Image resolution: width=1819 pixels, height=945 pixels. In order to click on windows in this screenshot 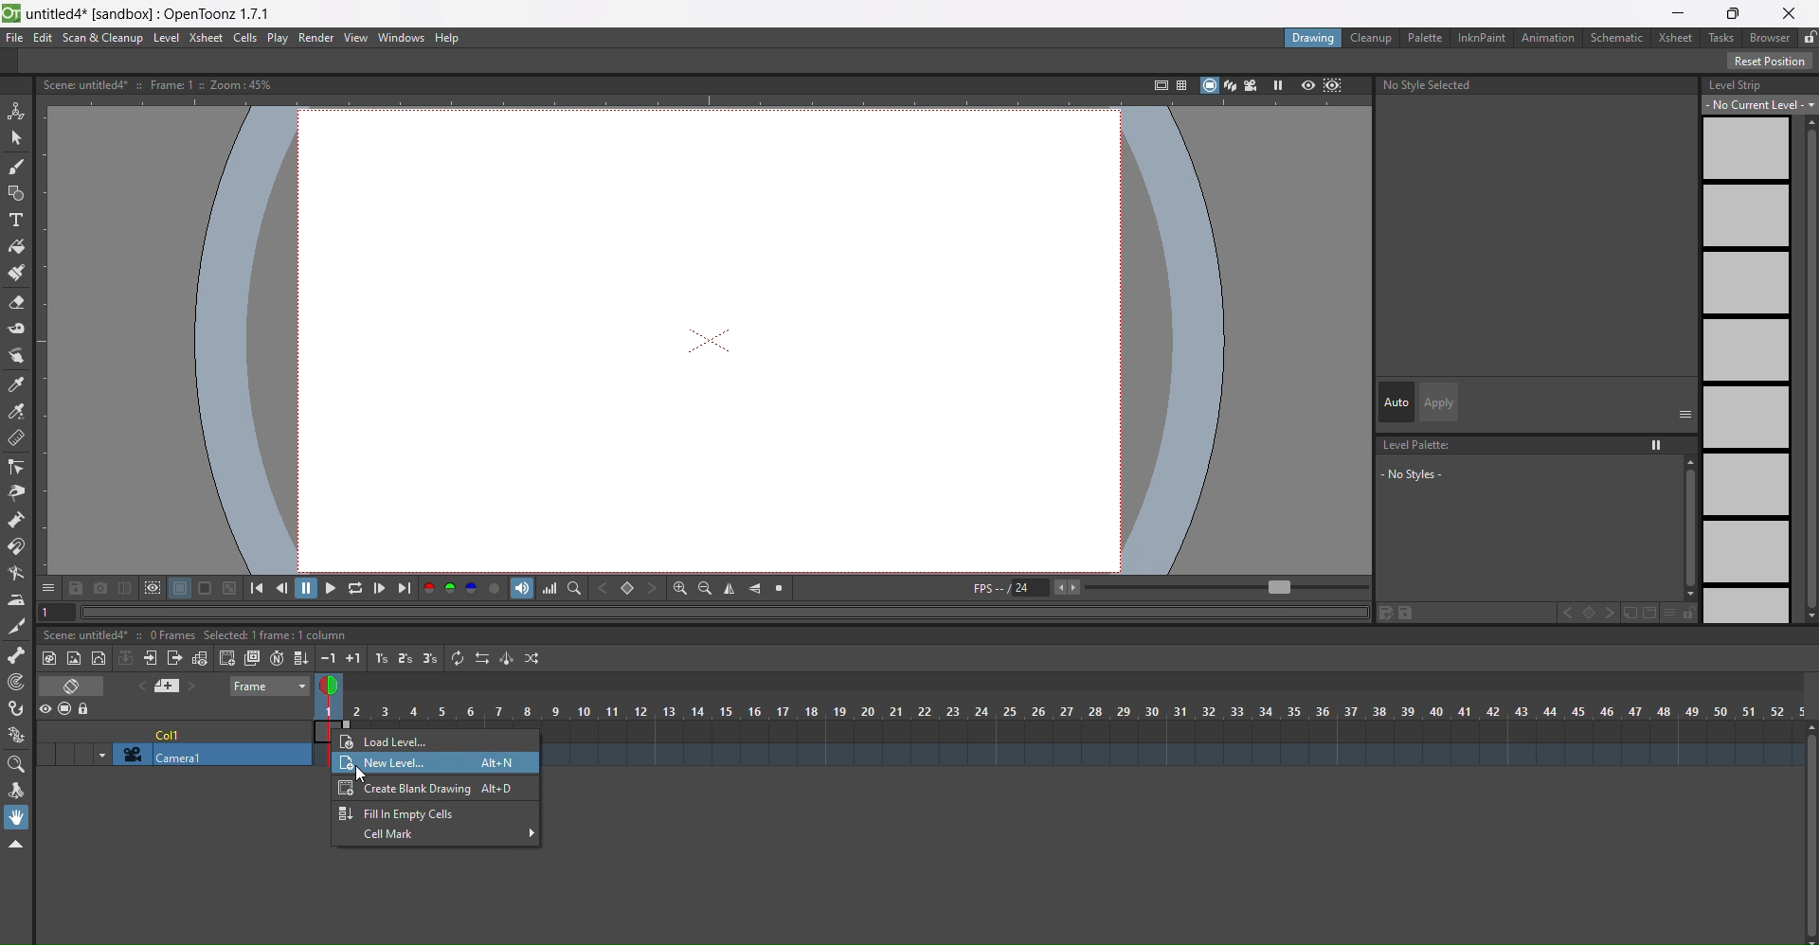, I will do `click(404, 38)`.